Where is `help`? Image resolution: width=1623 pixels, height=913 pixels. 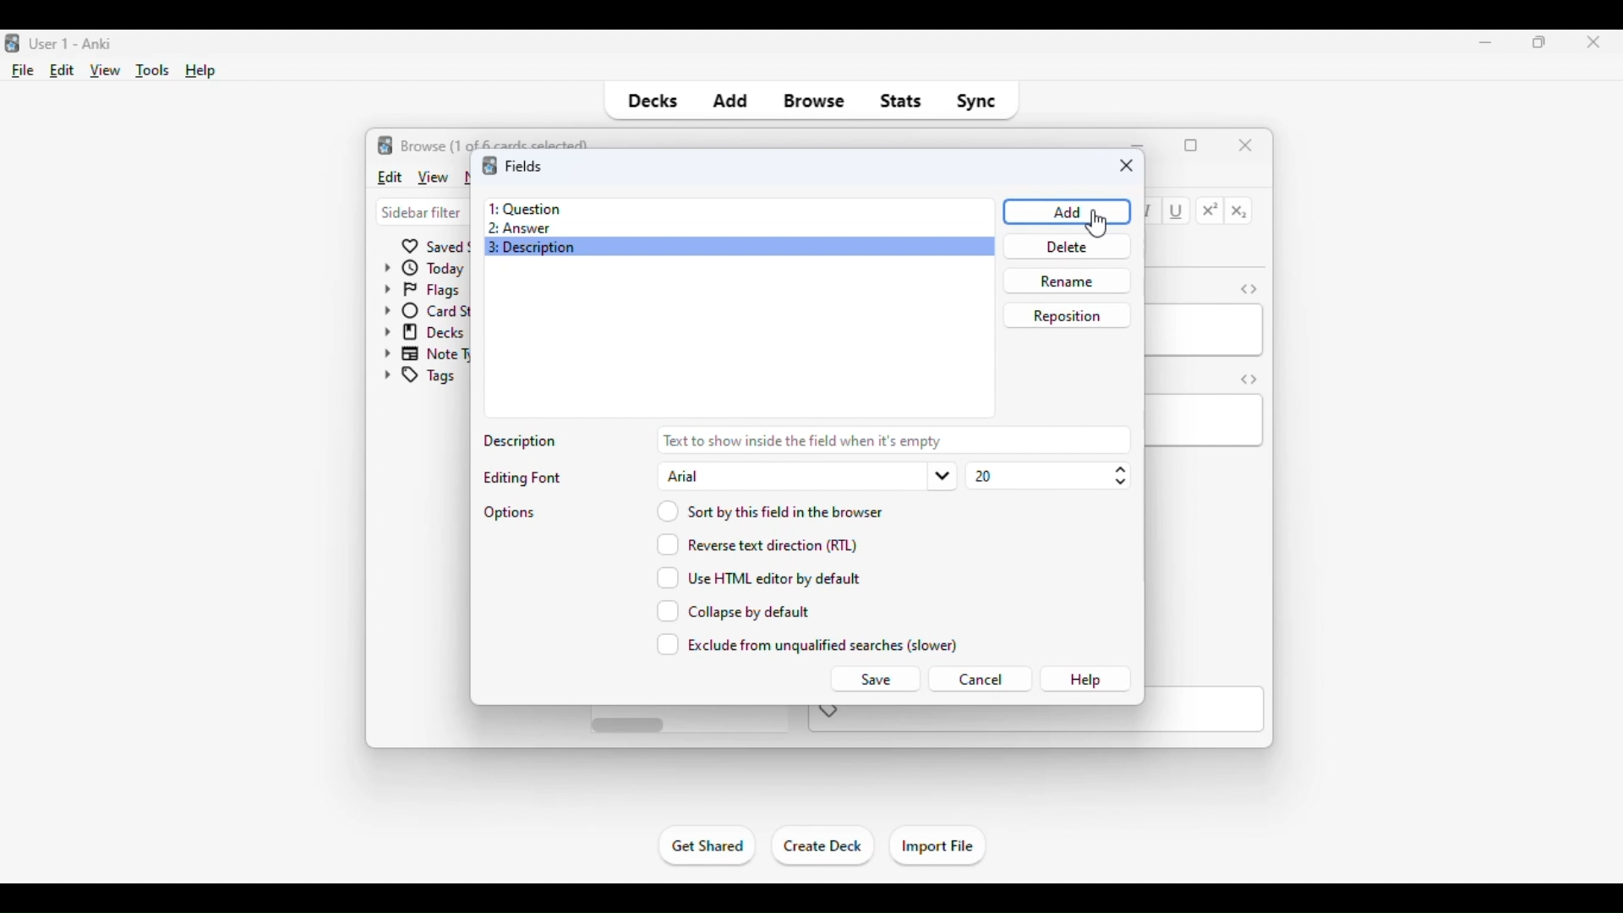
help is located at coordinates (201, 71).